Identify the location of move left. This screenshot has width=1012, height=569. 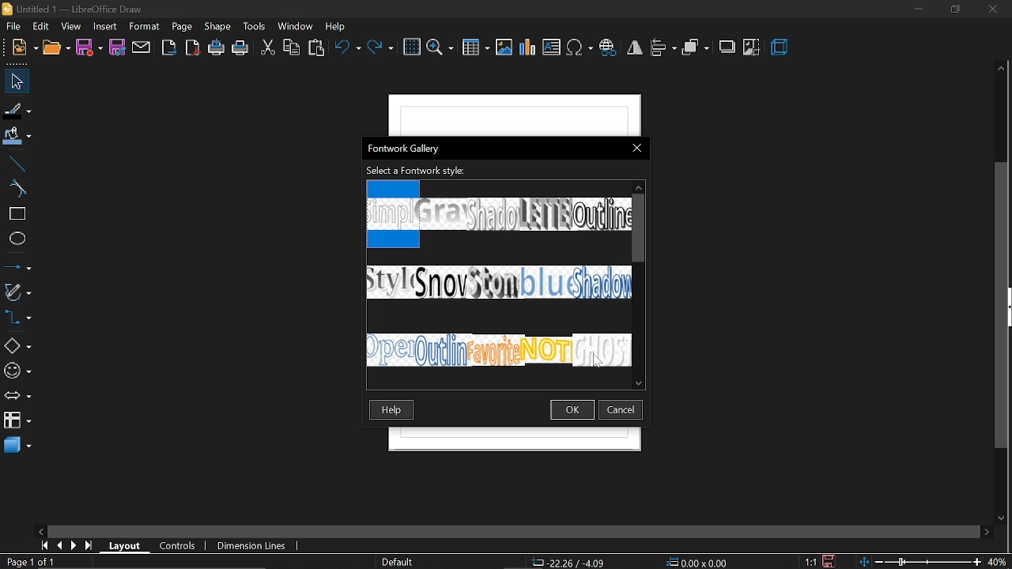
(40, 531).